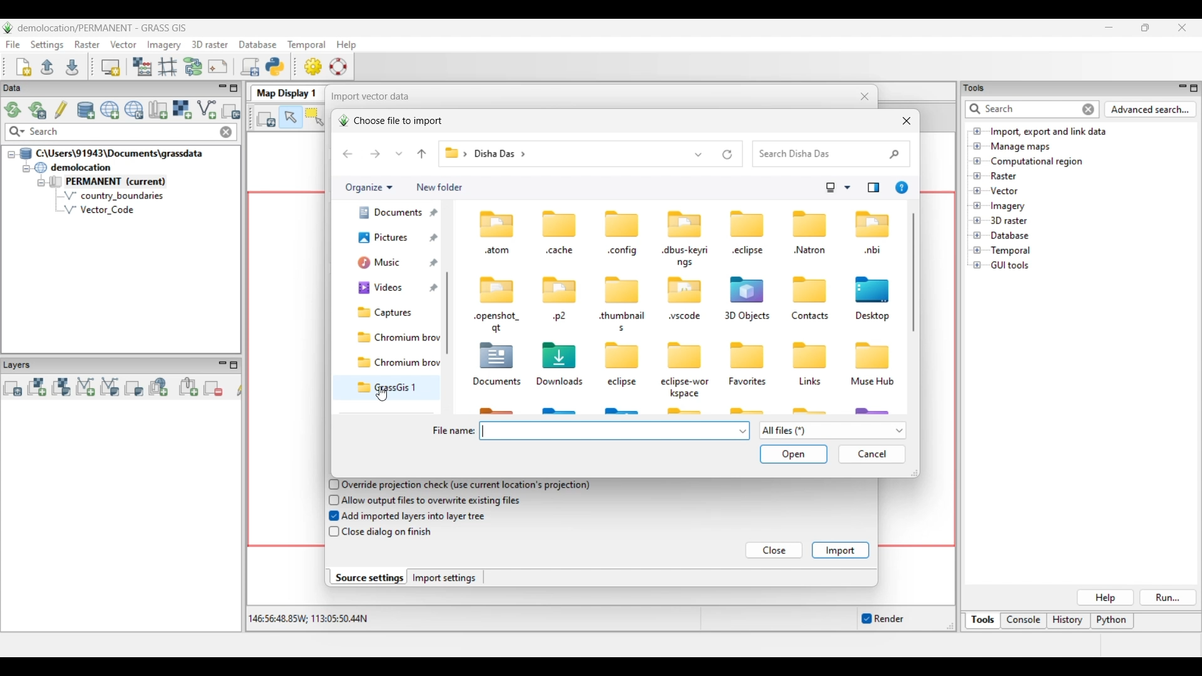  Describe the element at coordinates (560, 317) in the screenshot. I see `p2` at that location.